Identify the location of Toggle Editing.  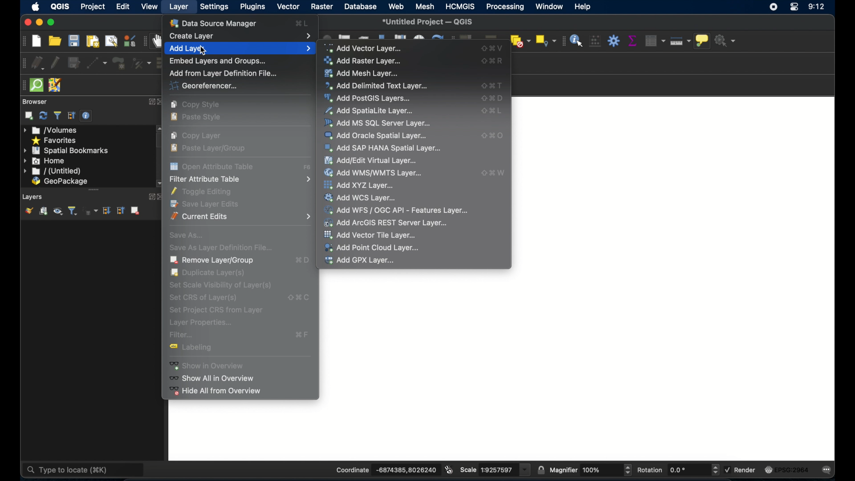
(208, 192).